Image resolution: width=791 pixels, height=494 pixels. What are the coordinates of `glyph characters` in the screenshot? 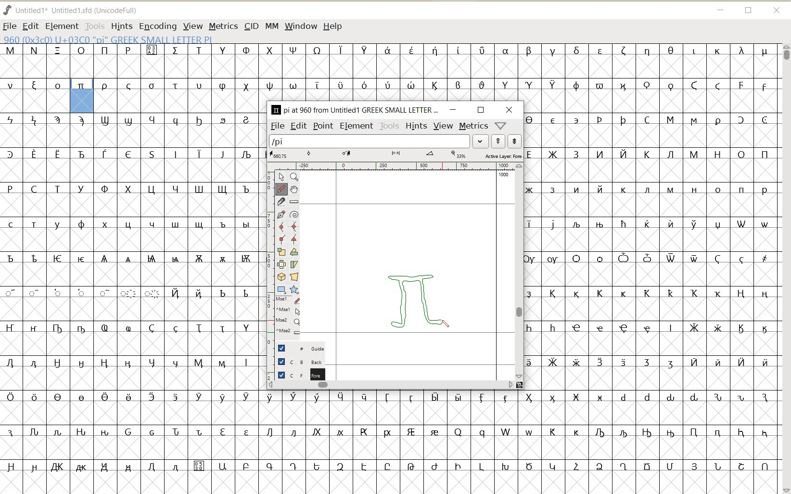 It's located at (520, 443).